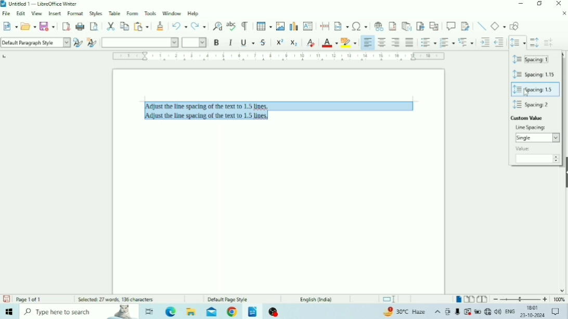  What do you see at coordinates (536, 134) in the screenshot?
I see `Line Spacing:` at bounding box center [536, 134].